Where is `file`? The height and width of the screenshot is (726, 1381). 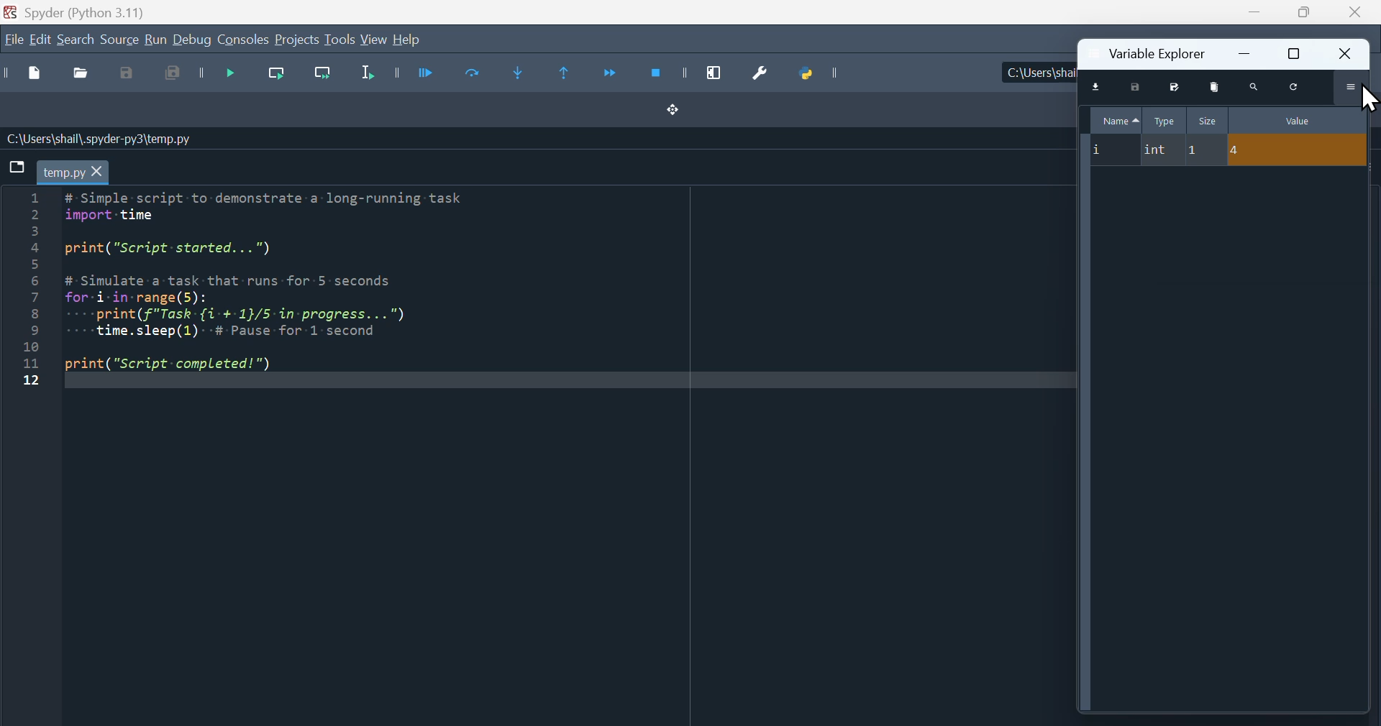 file is located at coordinates (13, 39).